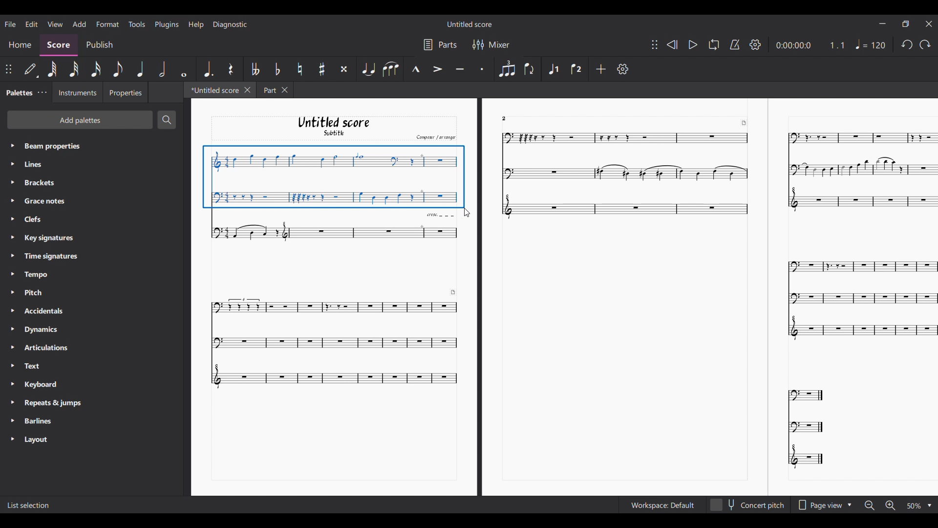 This screenshot has height=528, width=938. I want to click on , so click(11, 163).